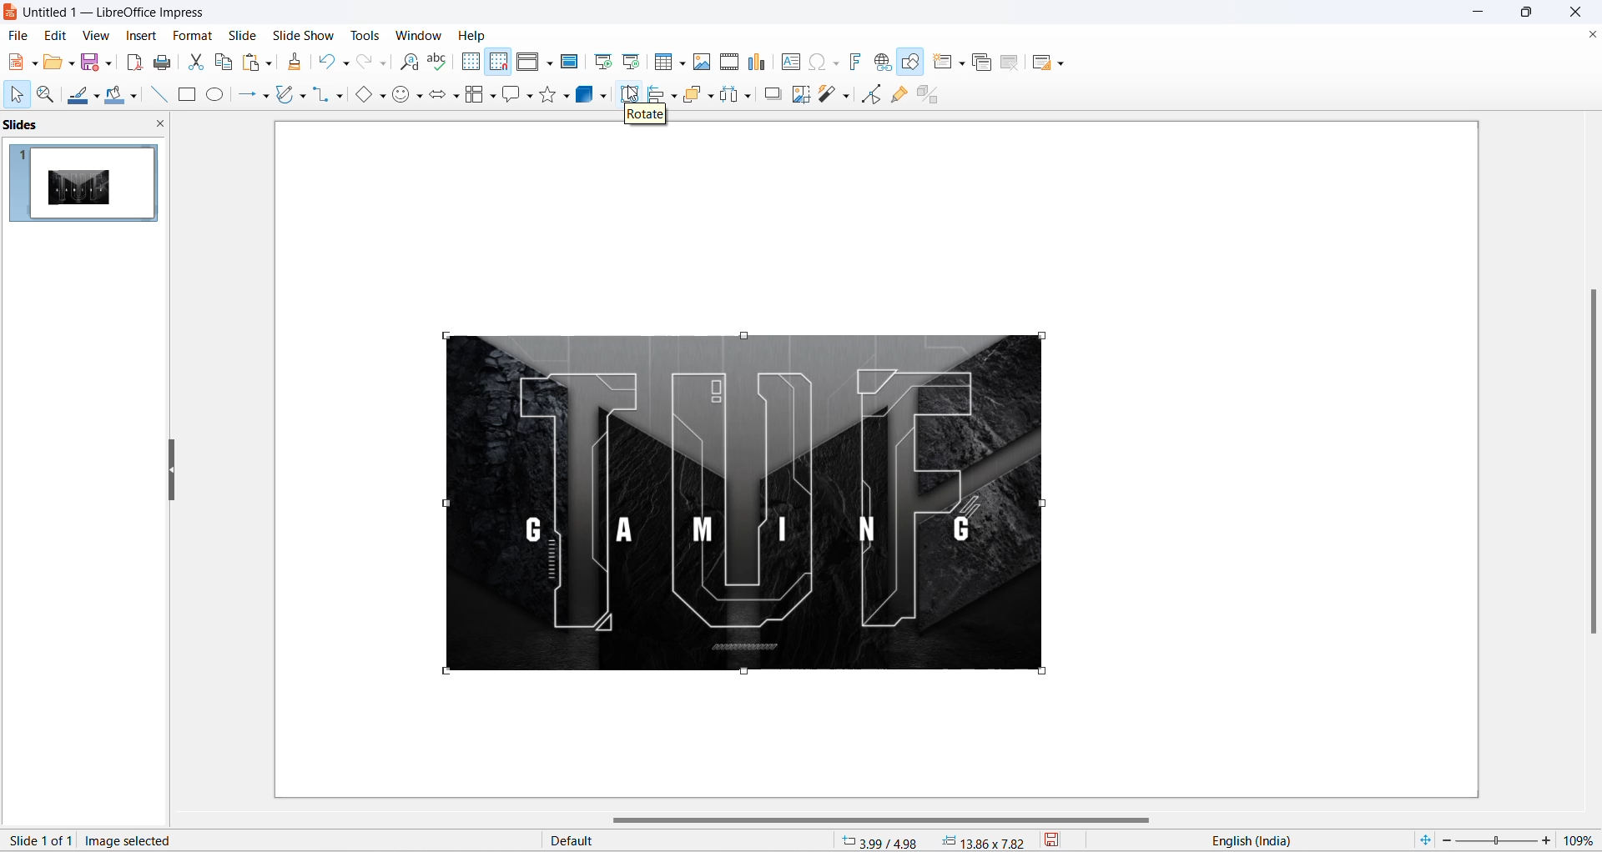 This screenshot has height=852, width=1602. What do you see at coordinates (1423, 839) in the screenshot?
I see `fit current slide to windows` at bounding box center [1423, 839].